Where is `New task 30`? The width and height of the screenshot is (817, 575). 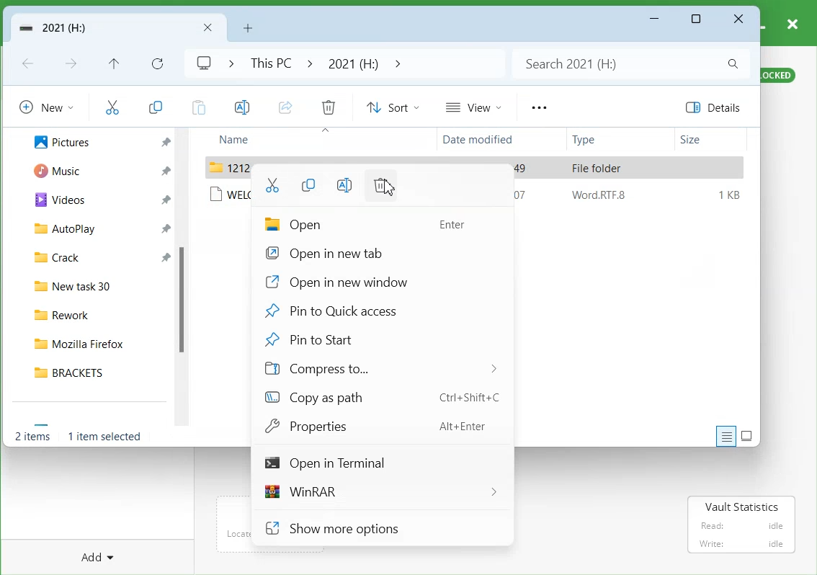
New task 30 is located at coordinates (98, 287).